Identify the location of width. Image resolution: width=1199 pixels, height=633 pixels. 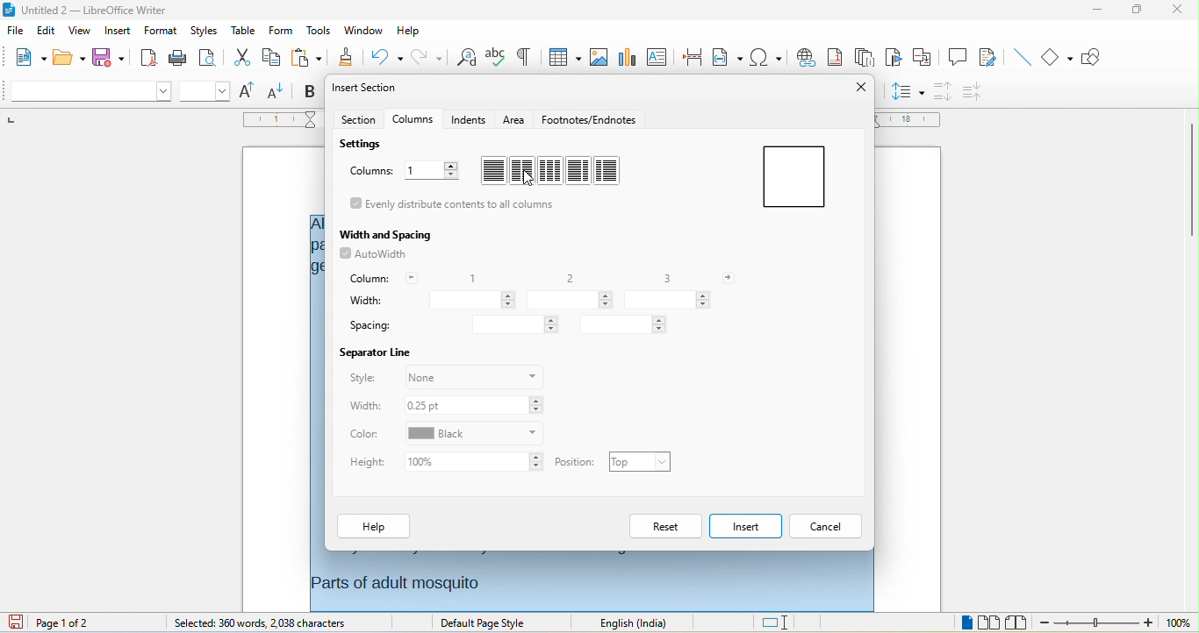
(366, 300).